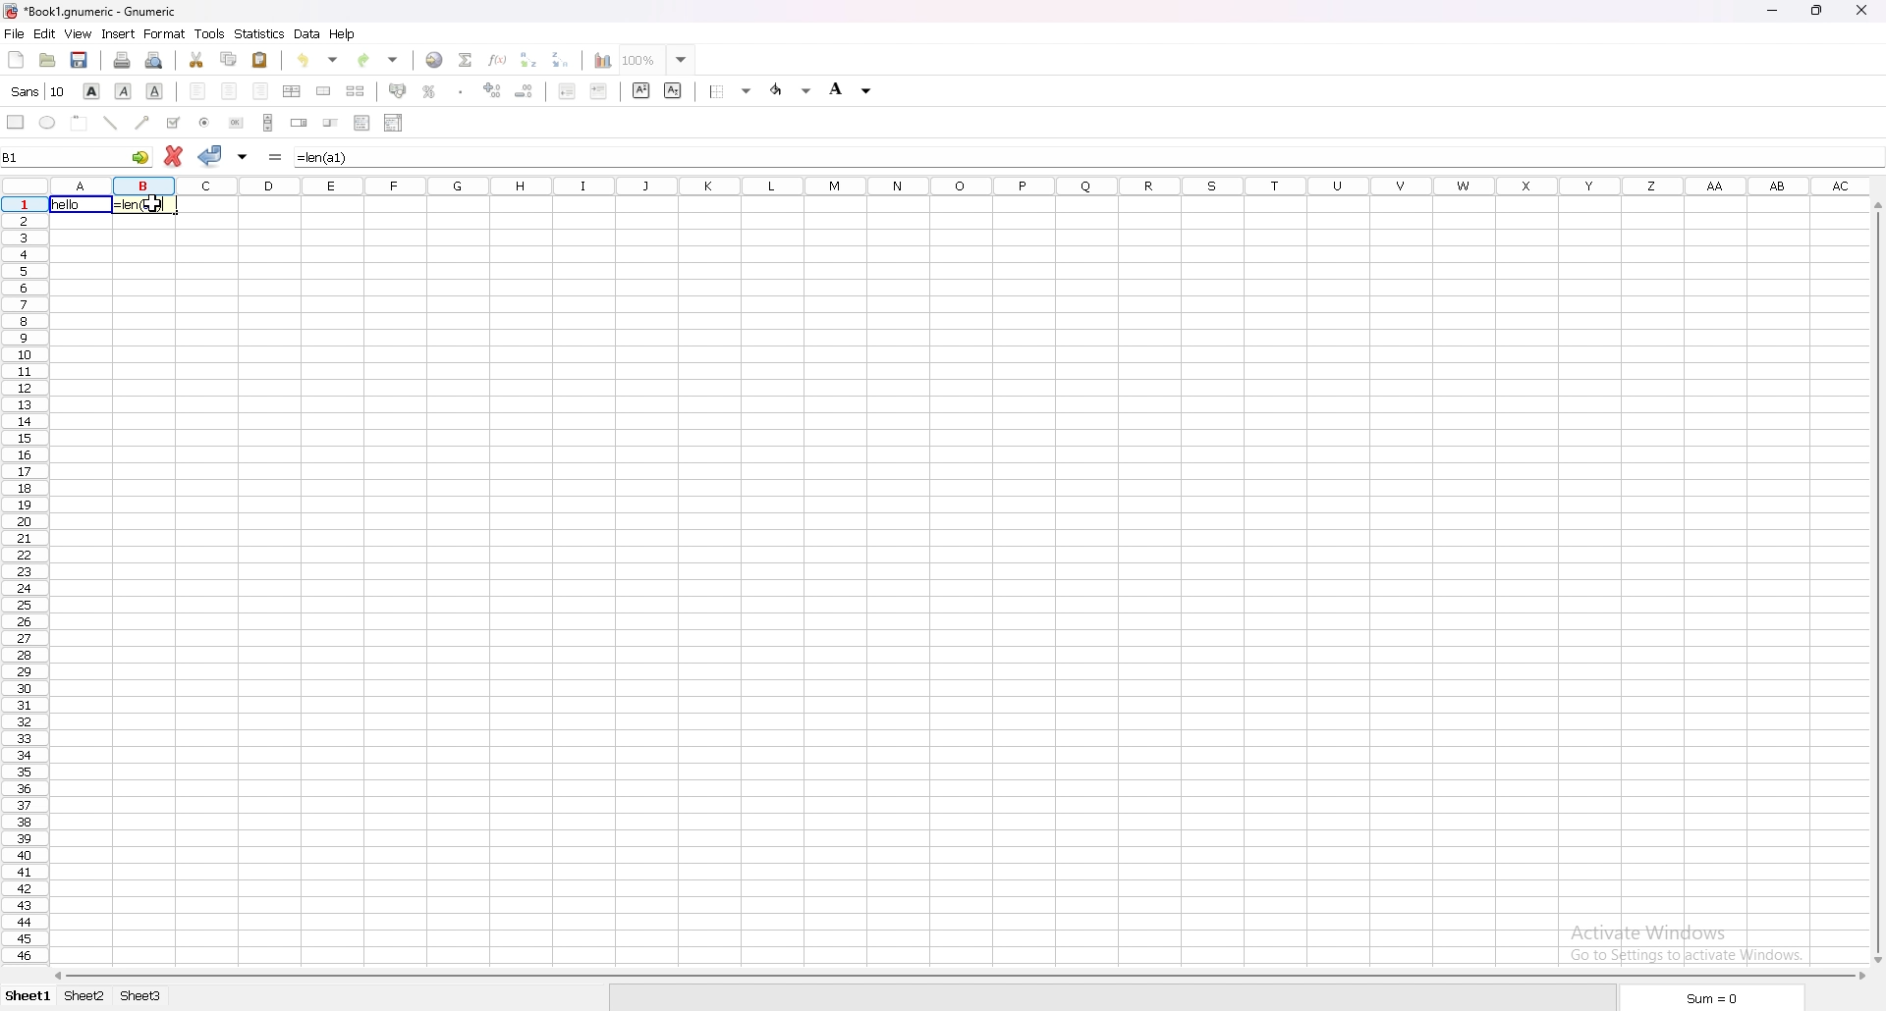  I want to click on line, so click(111, 123).